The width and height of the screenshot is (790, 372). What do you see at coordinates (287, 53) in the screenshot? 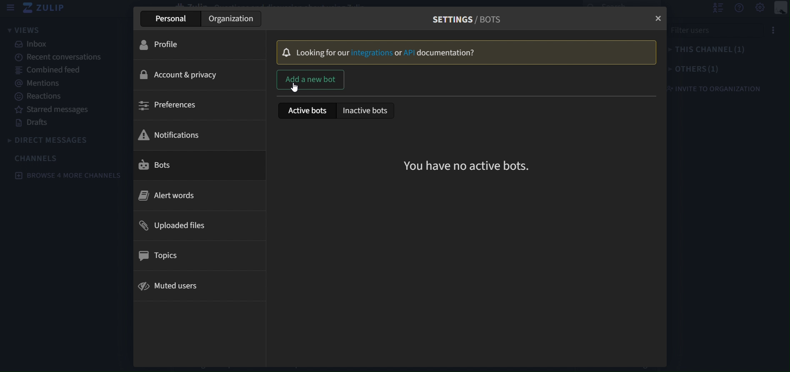
I see `bell icon` at bounding box center [287, 53].